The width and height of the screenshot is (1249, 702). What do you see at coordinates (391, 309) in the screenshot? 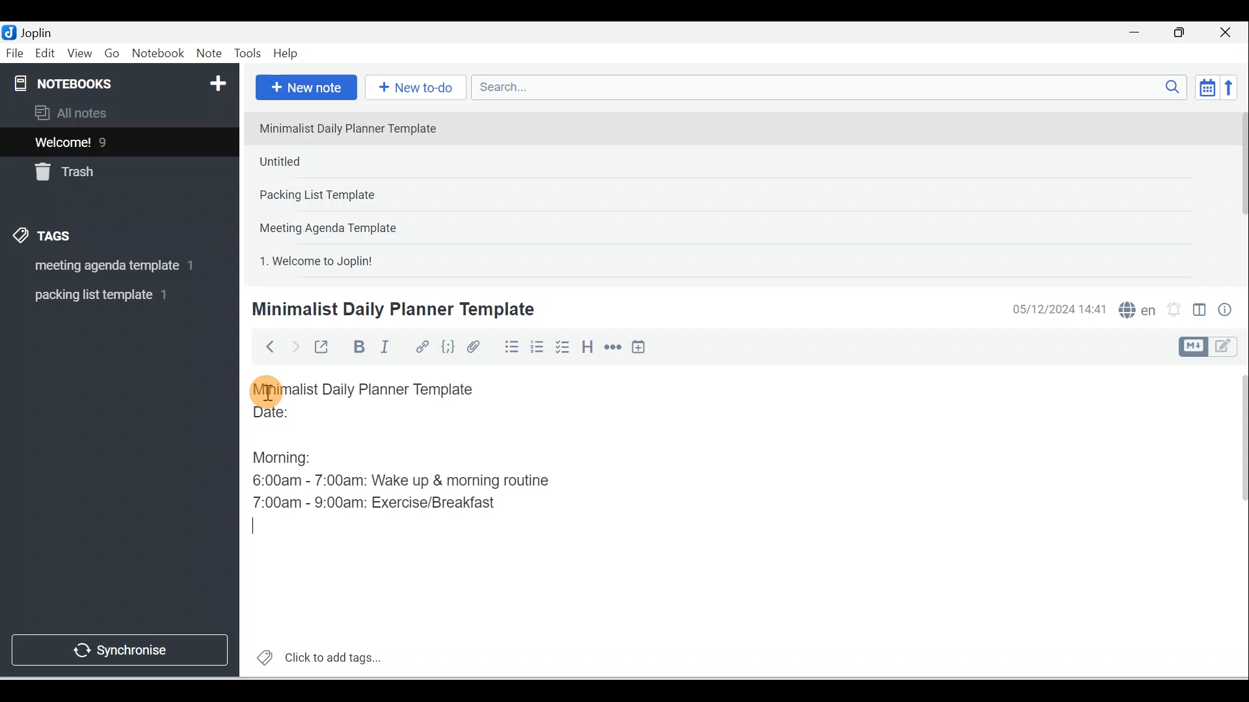
I see `Minimalist Daily Planner Template` at bounding box center [391, 309].